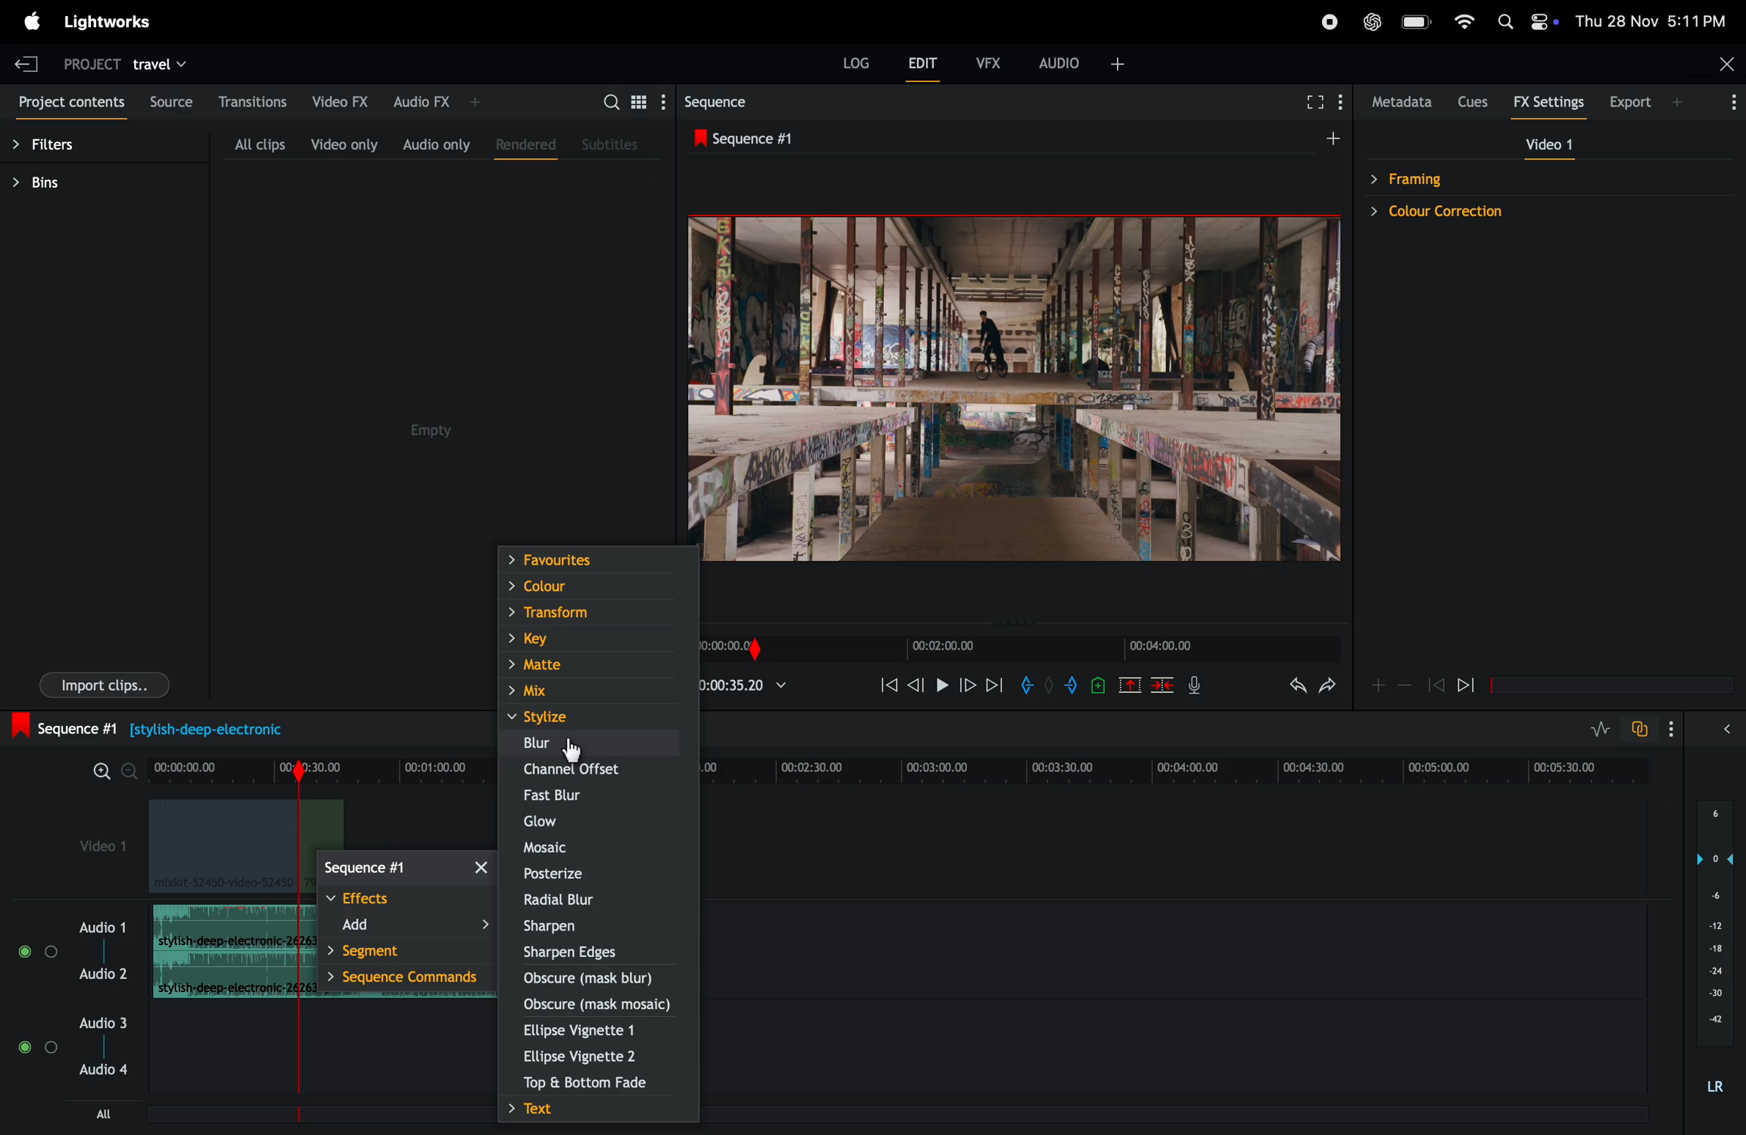 The width and height of the screenshot is (1746, 1135). I want to click on zoom in zoom out, so click(111, 770).